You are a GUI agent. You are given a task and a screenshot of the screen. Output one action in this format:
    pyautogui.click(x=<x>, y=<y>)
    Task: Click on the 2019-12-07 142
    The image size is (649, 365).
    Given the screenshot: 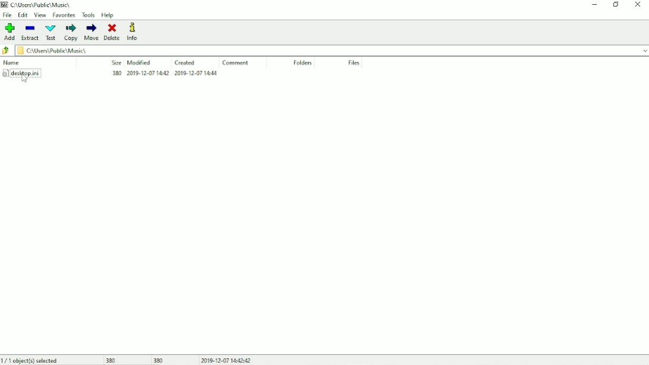 What is the action you would take?
    pyautogui.click(x=147, y=73)
    